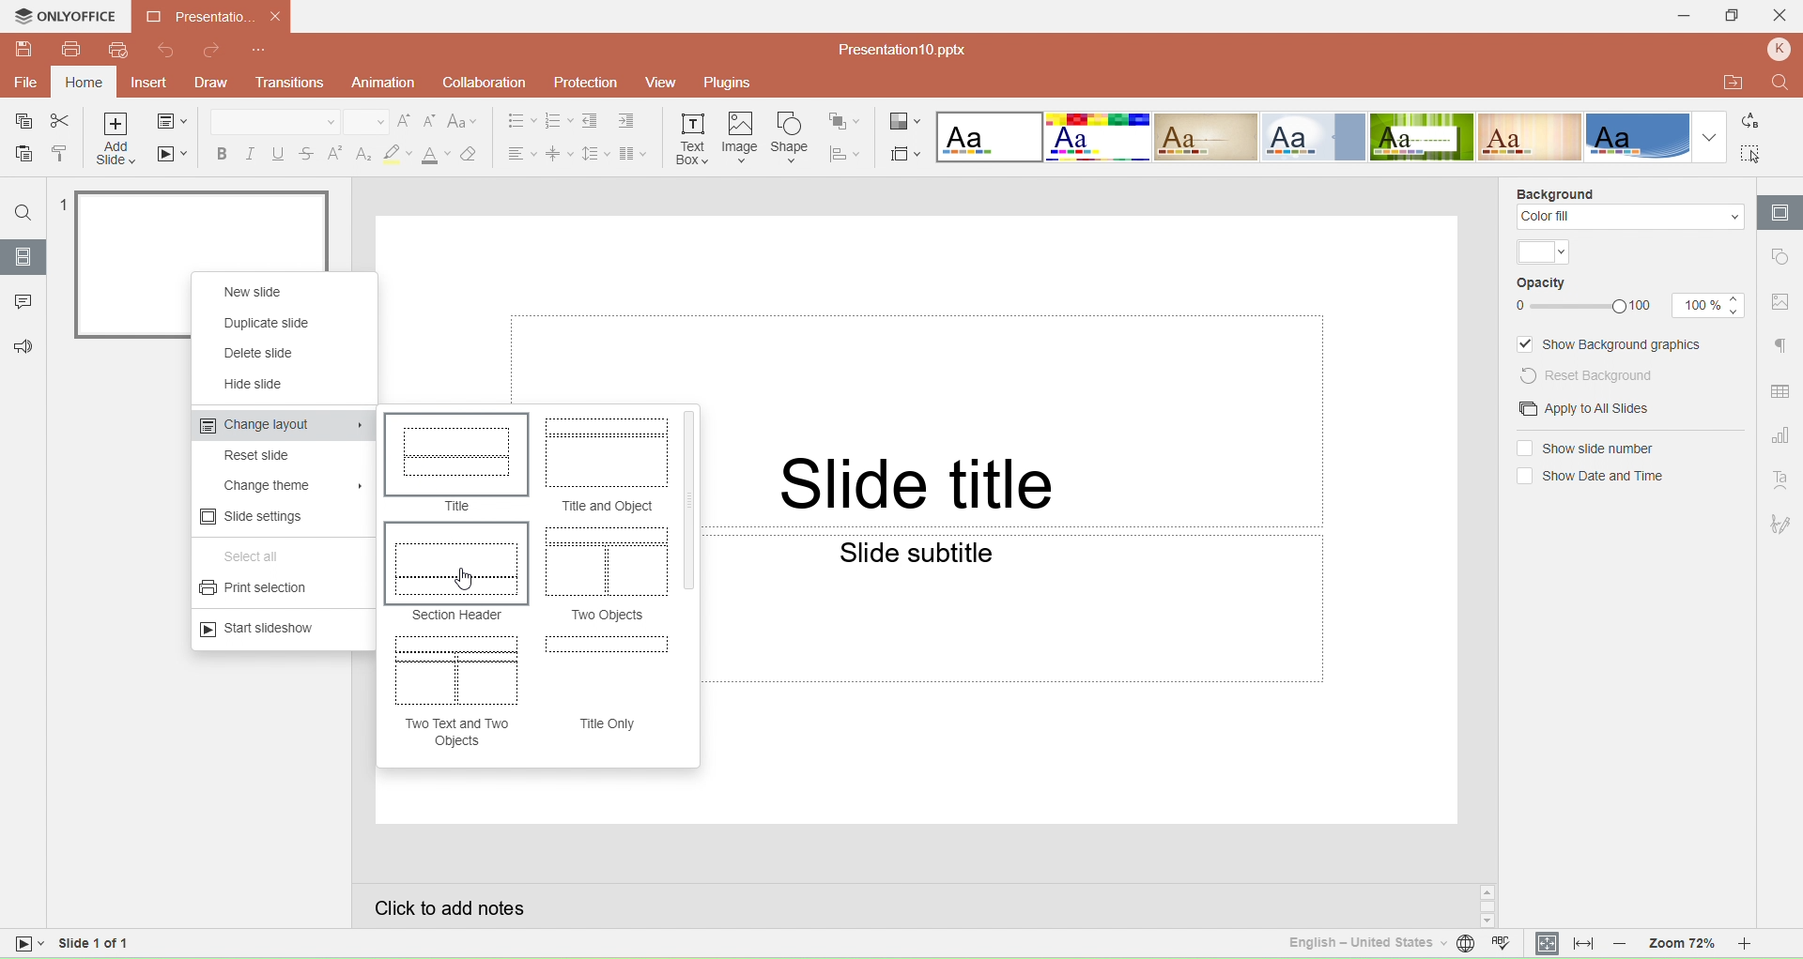 The width and height of the screenshot is (1803, 959). Describe the element at coordinates (1629, 218) in the screenshot. I see `Color fill` at that location.